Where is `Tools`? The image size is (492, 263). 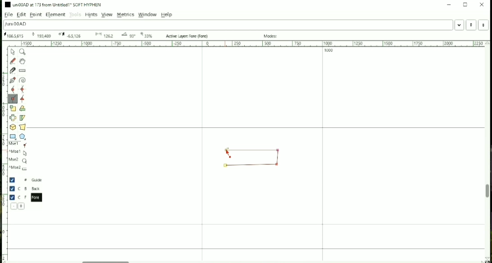 Tools is located at coordinates (75, 15).